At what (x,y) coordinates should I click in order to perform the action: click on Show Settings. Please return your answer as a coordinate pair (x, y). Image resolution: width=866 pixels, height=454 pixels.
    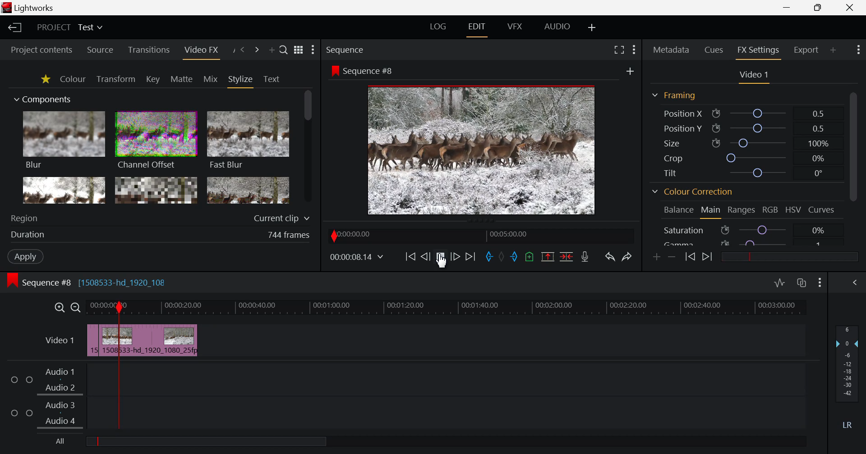
    Looking at the image, I should click on (857, 51).